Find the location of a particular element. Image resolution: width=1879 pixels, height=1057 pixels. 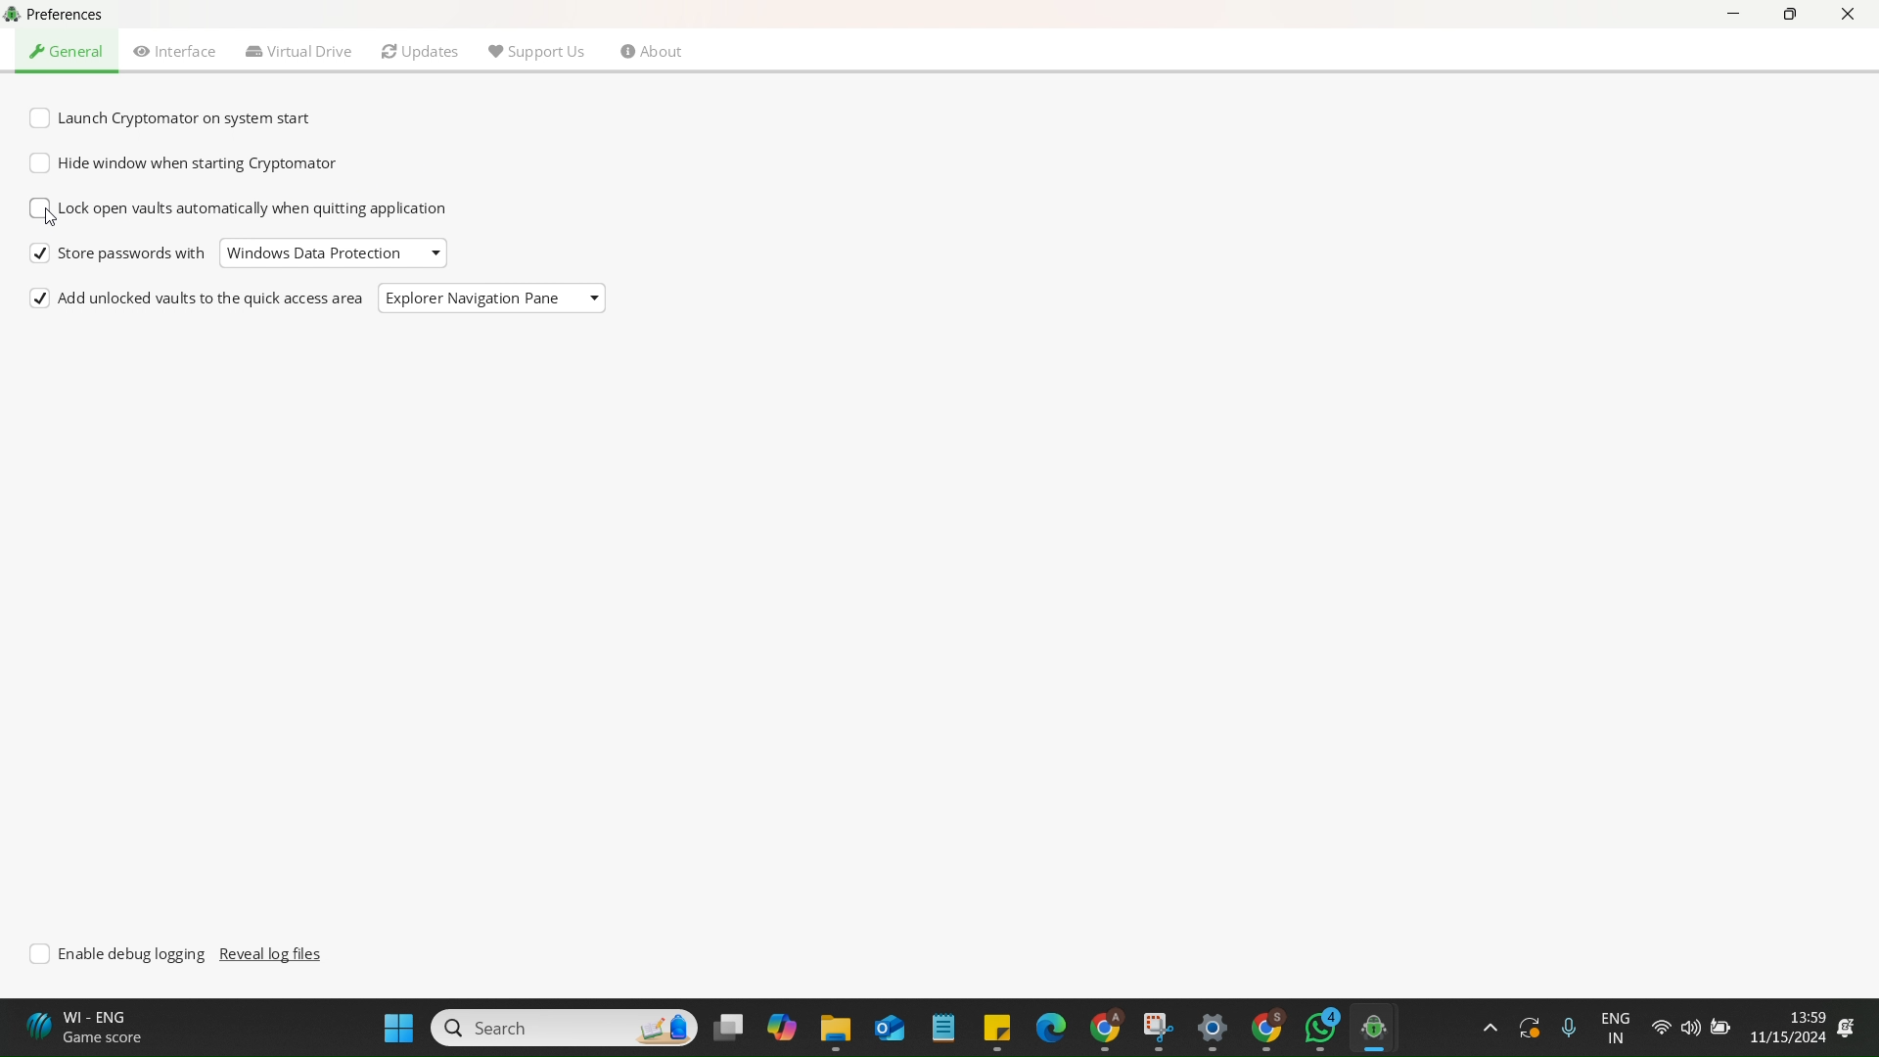

Drop Down is located at coordinates (595, 296).